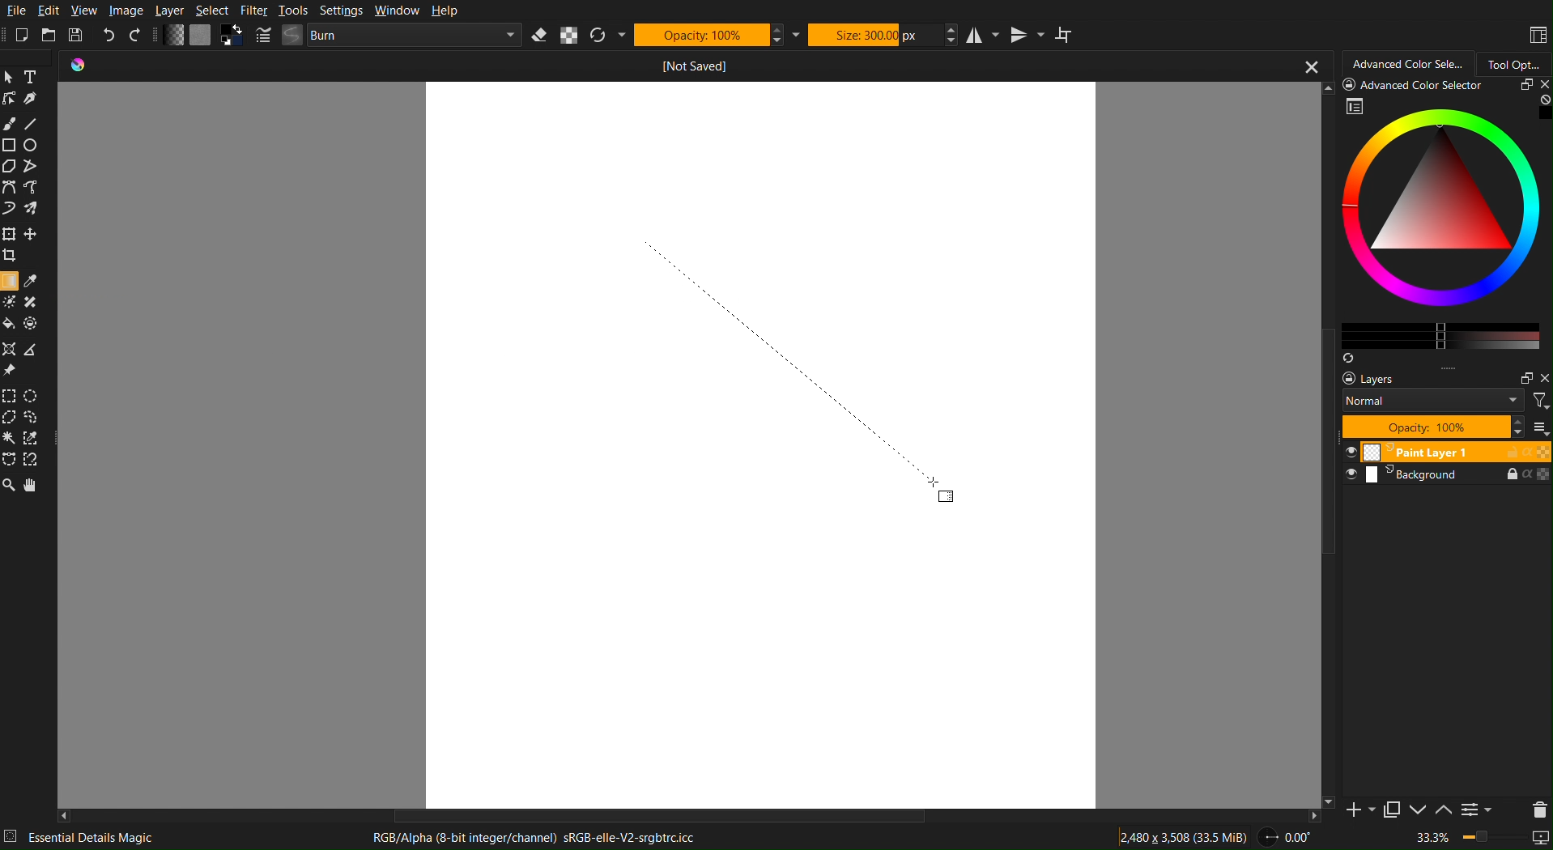 The width and height of the screenshot is (1553, 850). Describe the element at coordinates (11, 77) in the screenshot. I see `Pointer` at that location.